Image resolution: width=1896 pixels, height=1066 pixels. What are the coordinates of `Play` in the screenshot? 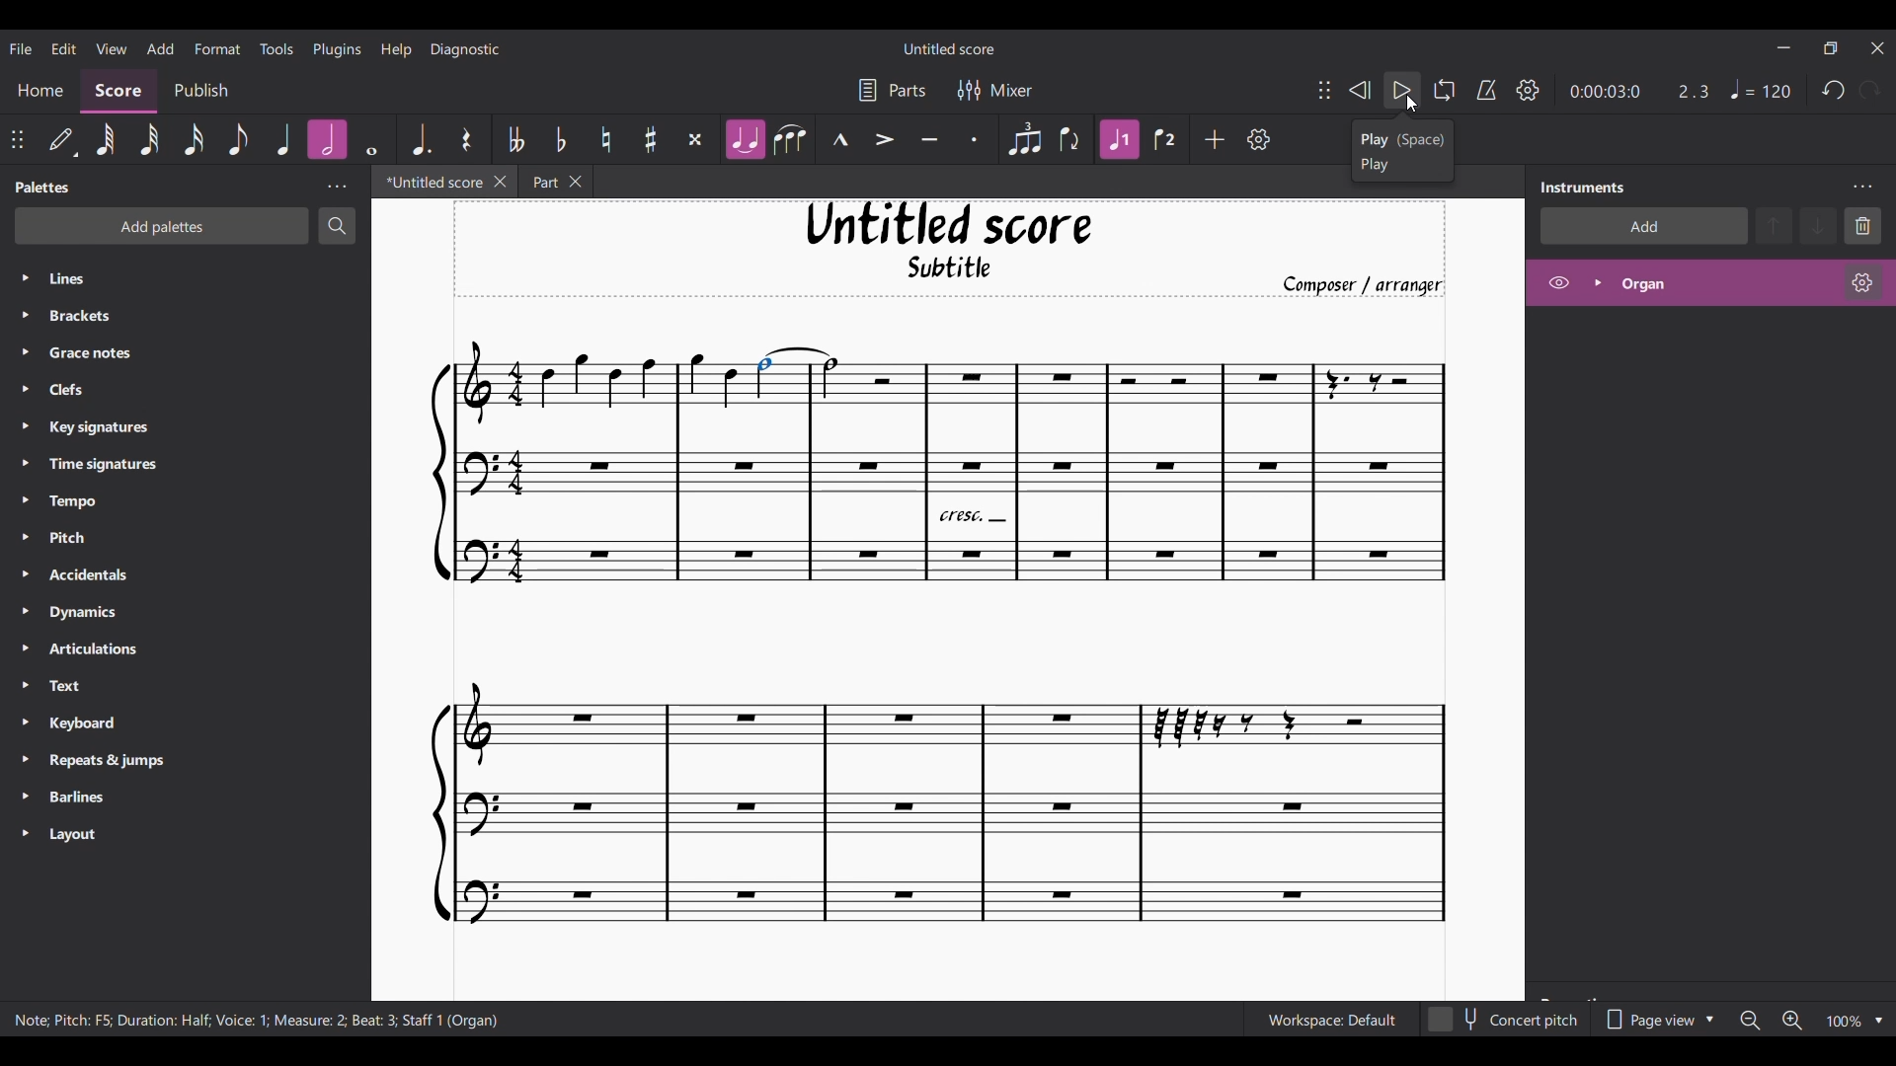 It's located at (1402, 91).